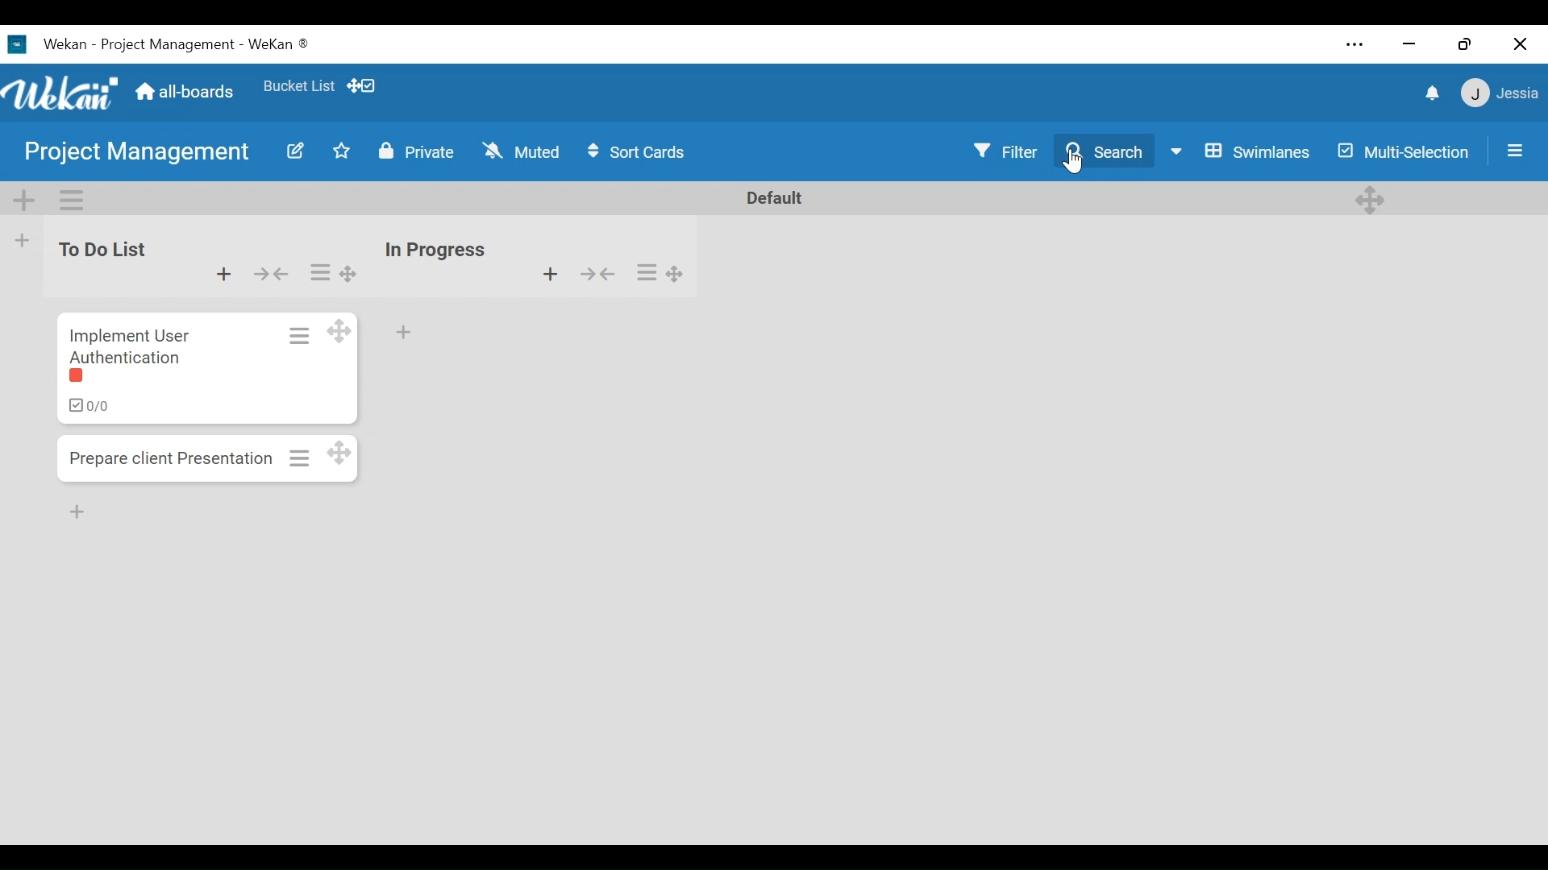 This screenshot has height=870, width=1548. Describe the element at coordinates (1412, 44) in the screenshot. I see `minimize` at that location.